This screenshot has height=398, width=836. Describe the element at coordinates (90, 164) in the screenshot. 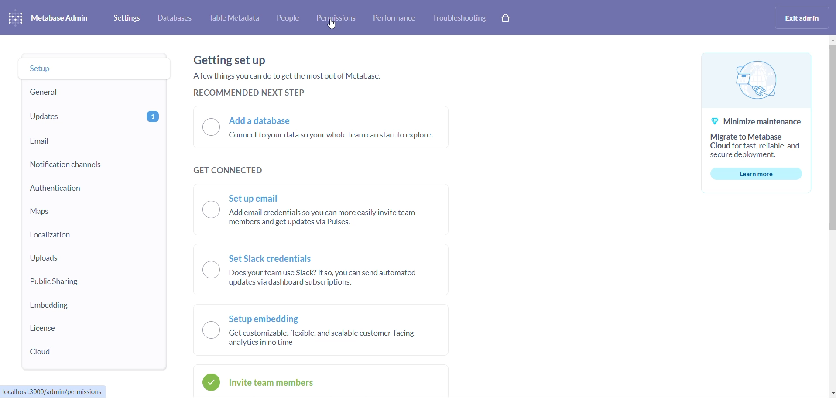

I see `notification channels` at that location.